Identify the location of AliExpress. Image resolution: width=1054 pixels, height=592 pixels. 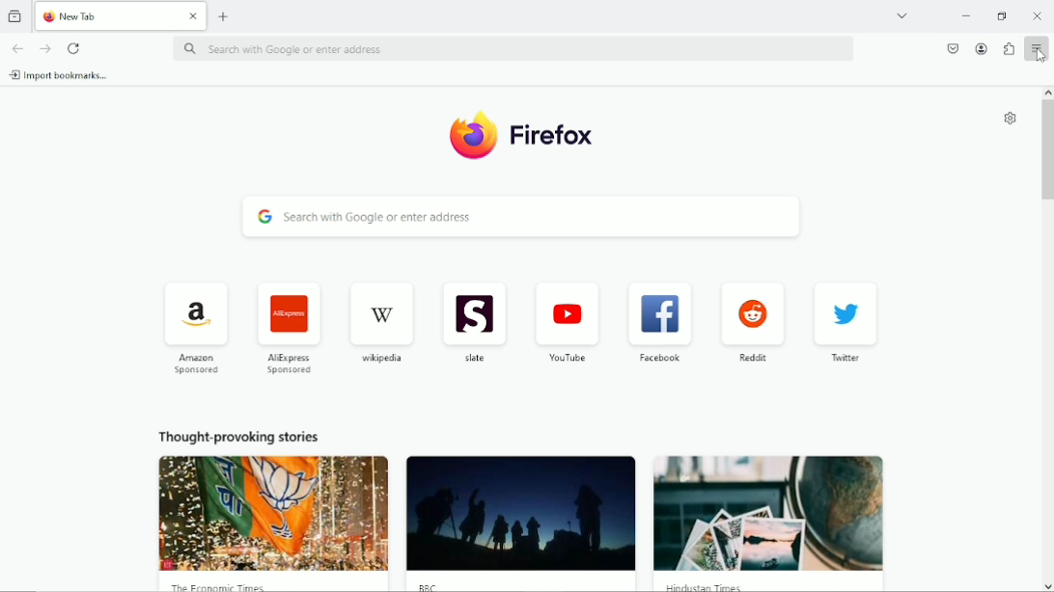
(291, 363).